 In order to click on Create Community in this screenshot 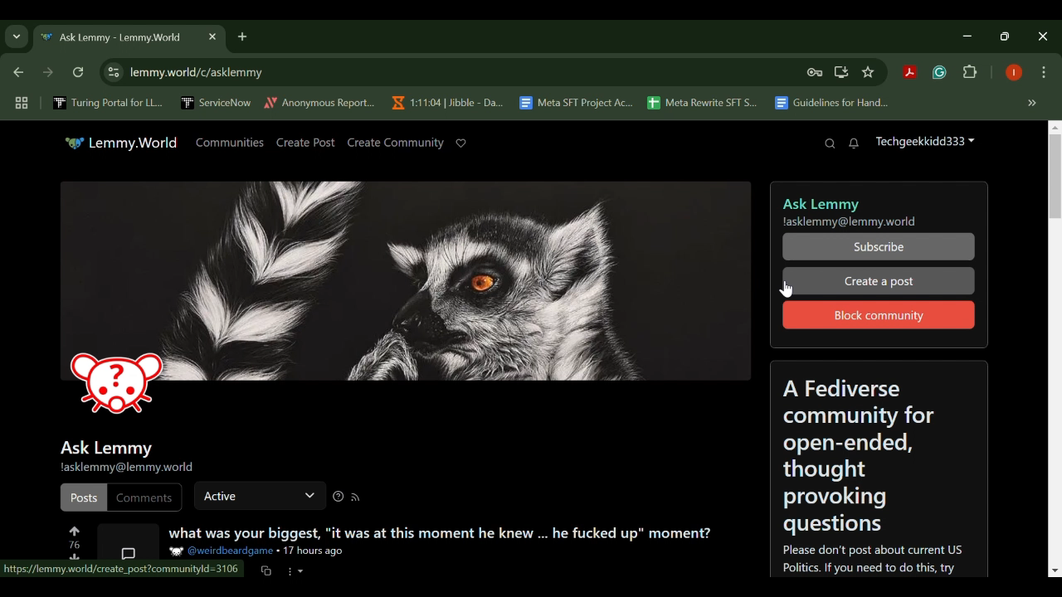, I will do `click(394, 143)`.